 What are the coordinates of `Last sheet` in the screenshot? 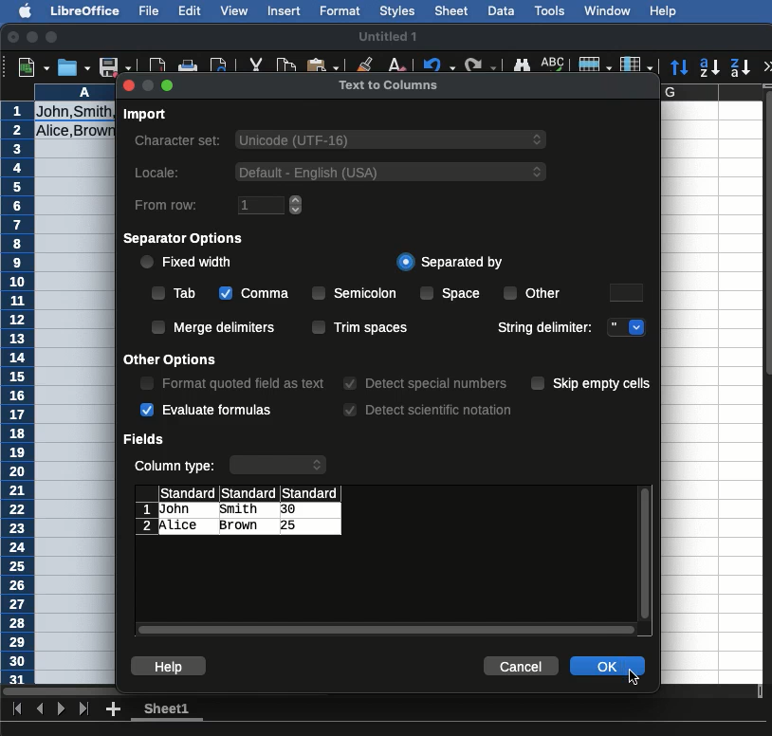 It's located at (83, 709).